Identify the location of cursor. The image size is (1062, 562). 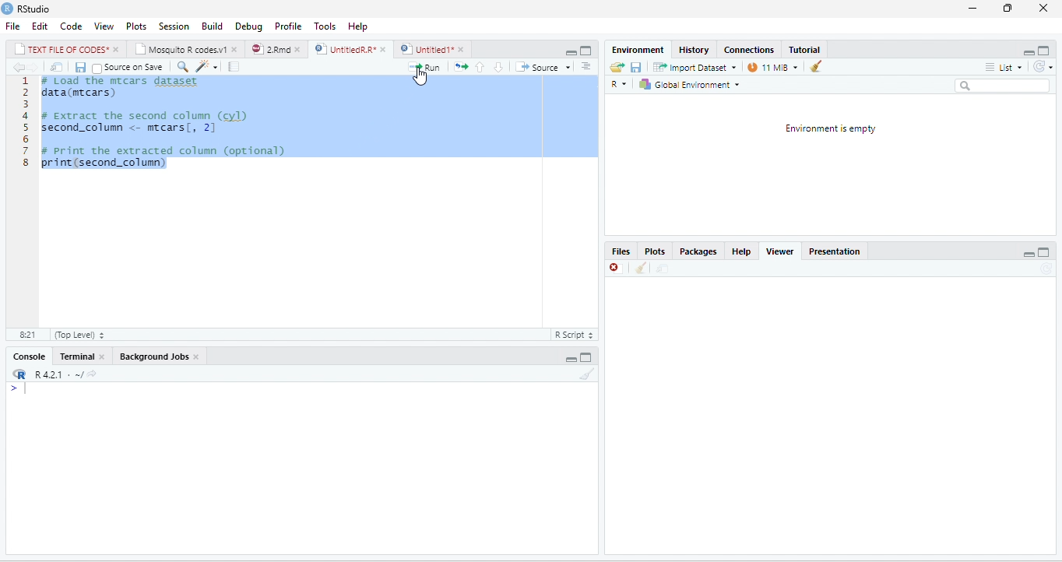
(420, 76).